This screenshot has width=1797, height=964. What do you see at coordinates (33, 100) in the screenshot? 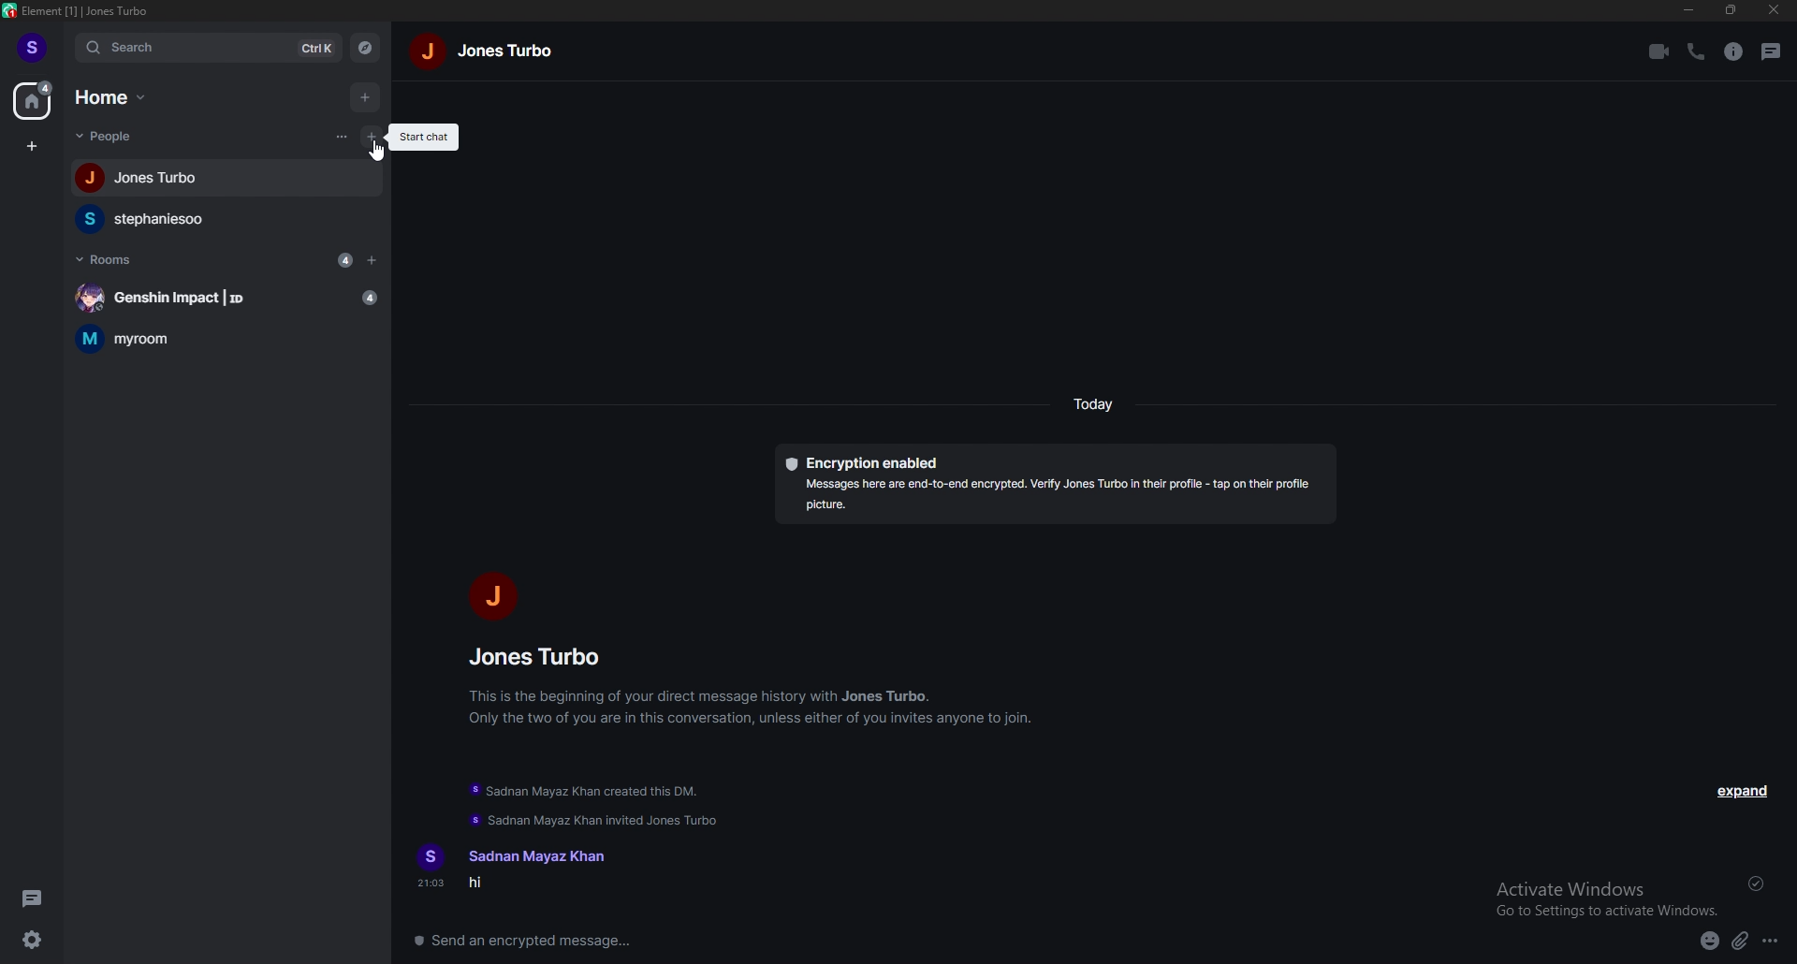
I see `home` at bounding box center [33, 100].